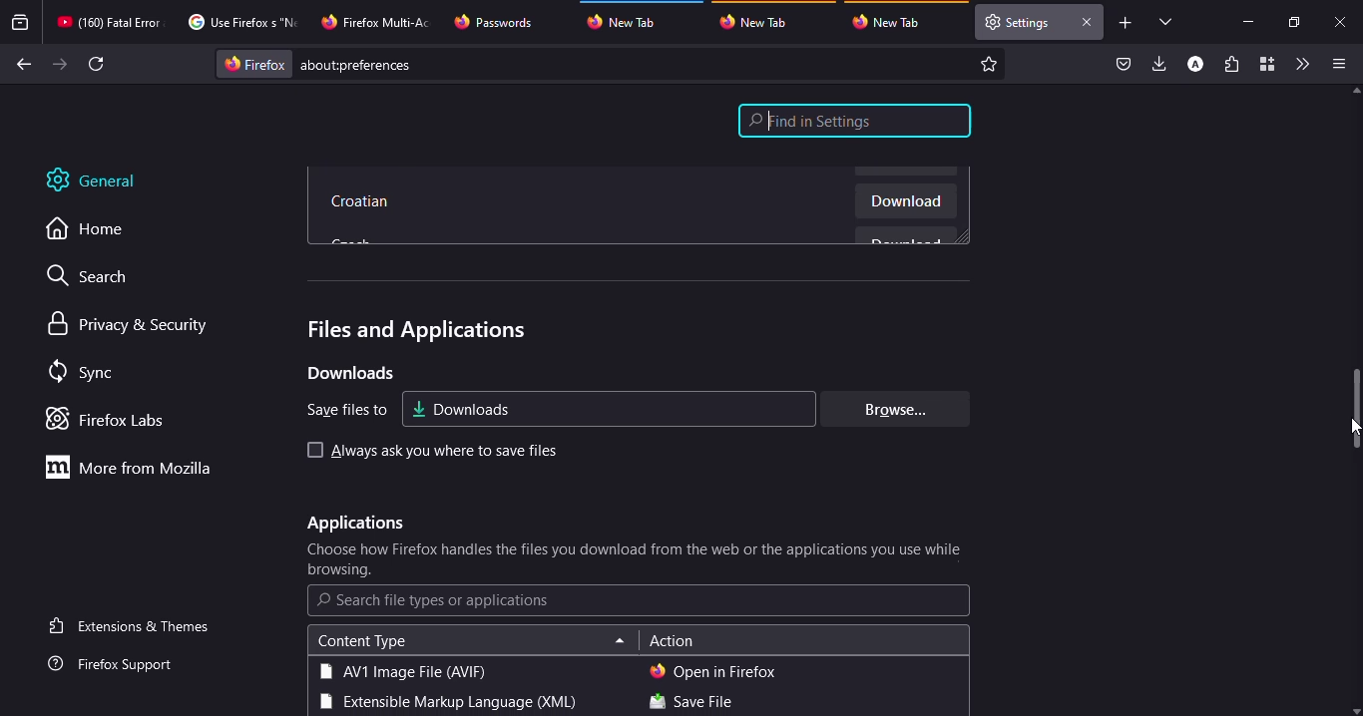  Describe the element at coordinates (461, 408) in the screenshot. I see `downloads` at that location.